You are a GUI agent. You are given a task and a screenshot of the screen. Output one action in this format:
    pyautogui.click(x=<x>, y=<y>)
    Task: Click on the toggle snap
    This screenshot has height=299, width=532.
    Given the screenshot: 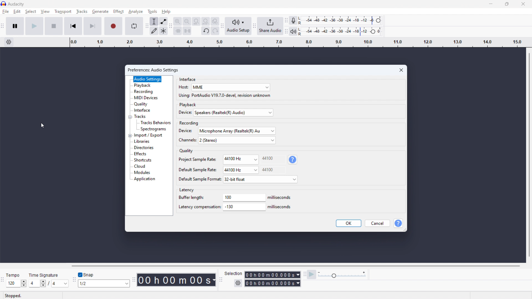 What is the action you would take?
    pyautogui.click(x=86, y=275)
    